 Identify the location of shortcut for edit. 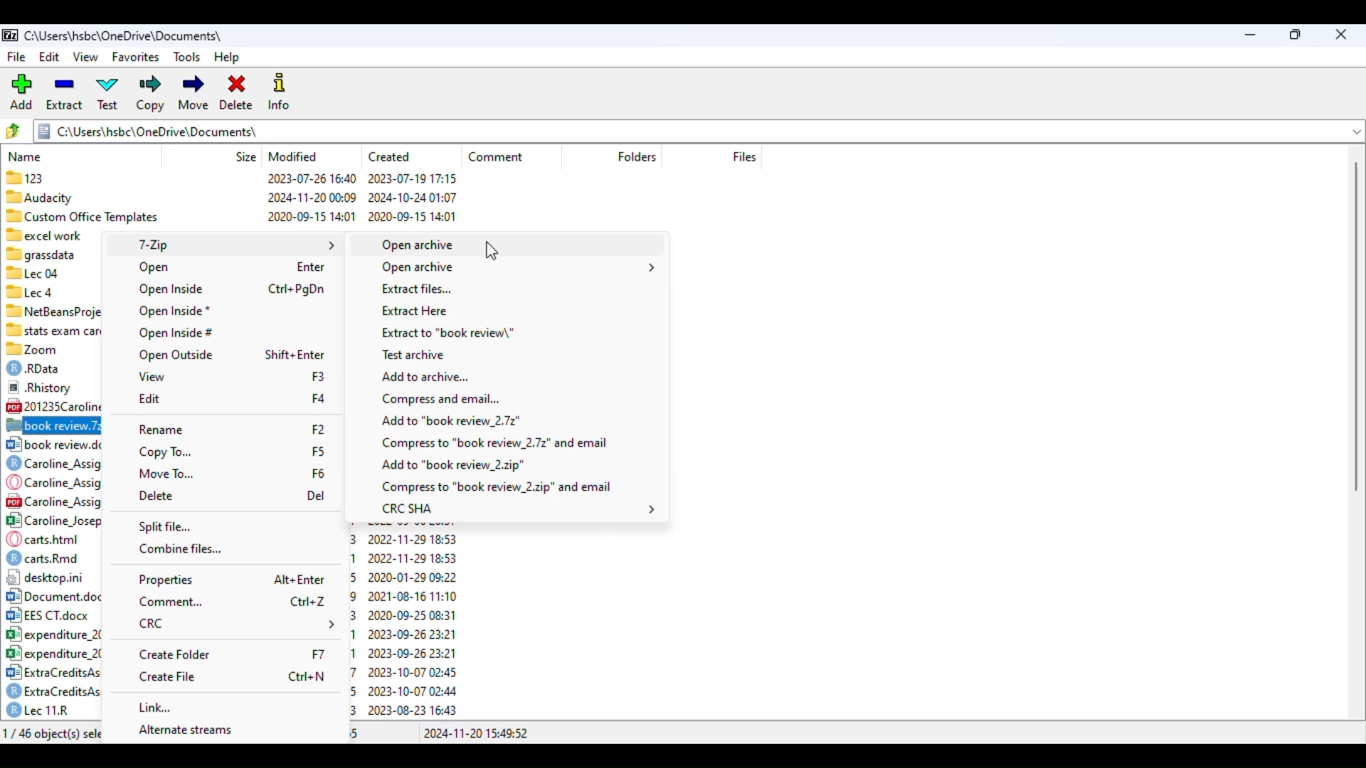
(317, 399).